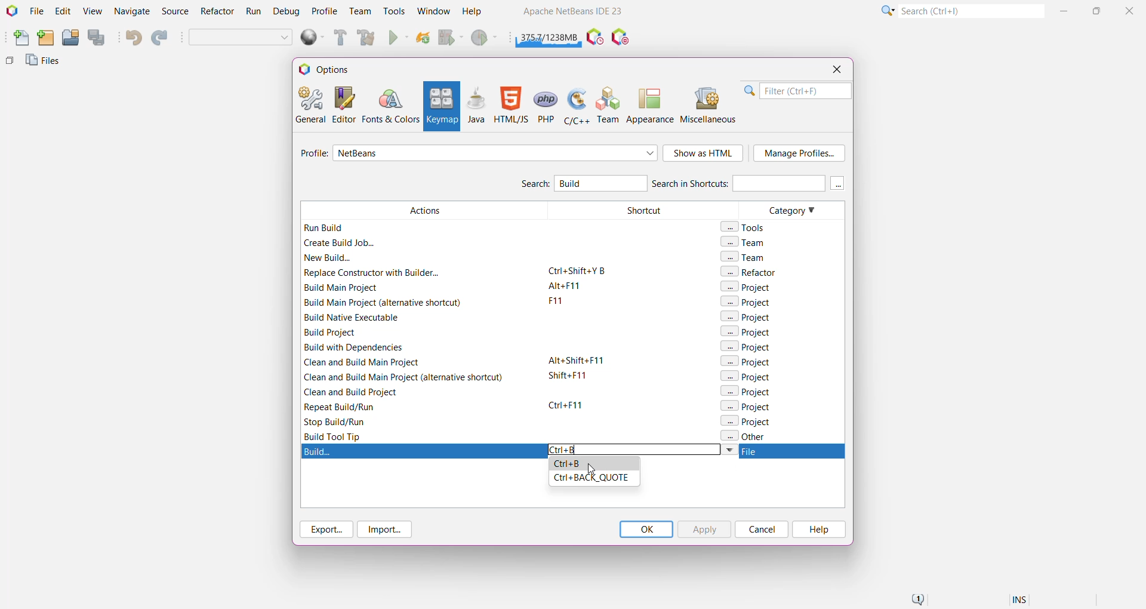 The width and height of the screenshot is (1146, 609). What do you see at coordinates (329, 69) in the screenshot?
I see `Options` at bounding box center [329, 69].